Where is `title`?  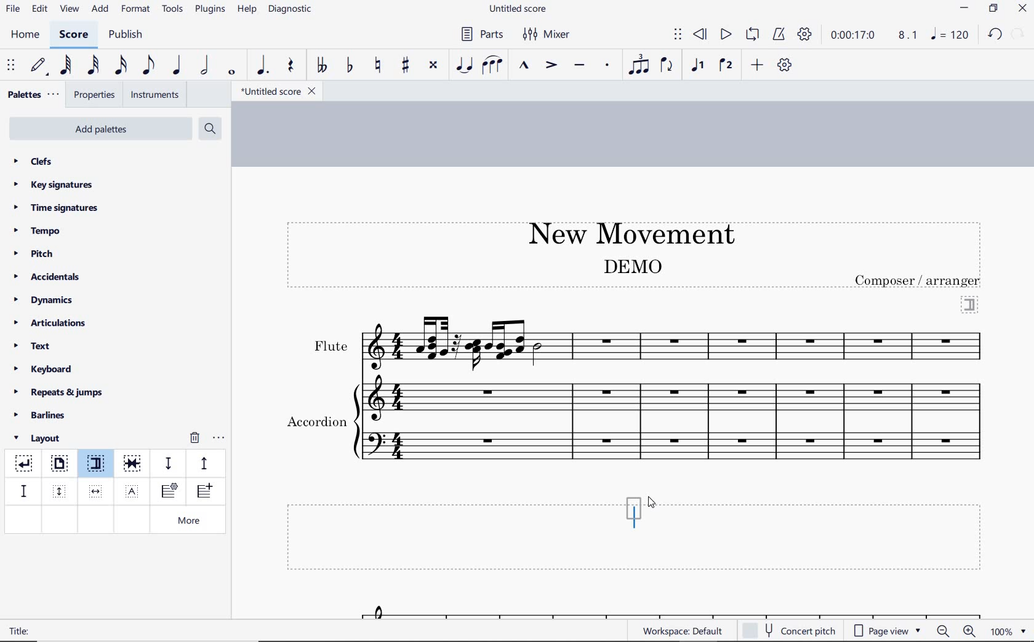 title is located at coordinates (625, 232).